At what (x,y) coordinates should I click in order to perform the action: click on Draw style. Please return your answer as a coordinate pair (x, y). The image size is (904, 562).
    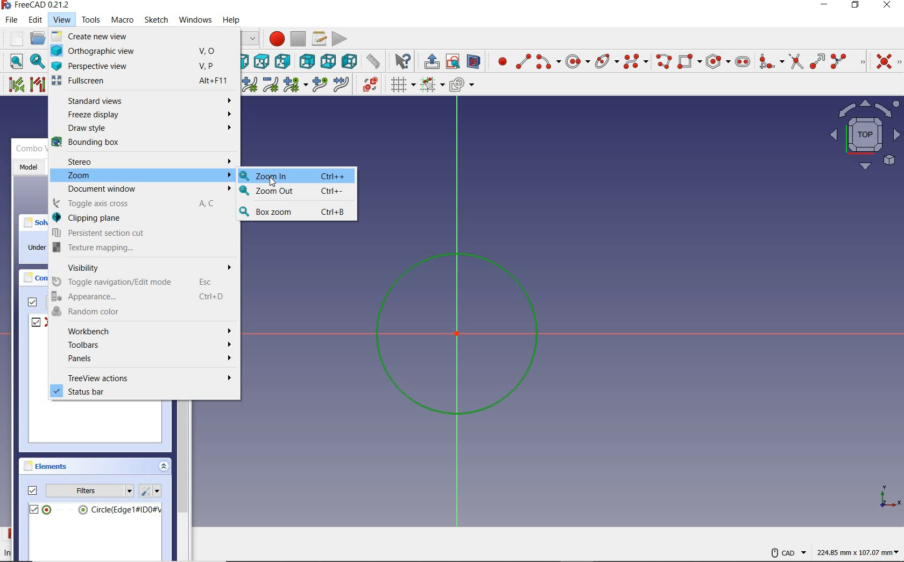
    Looking at the image, I should click on (150, 128).